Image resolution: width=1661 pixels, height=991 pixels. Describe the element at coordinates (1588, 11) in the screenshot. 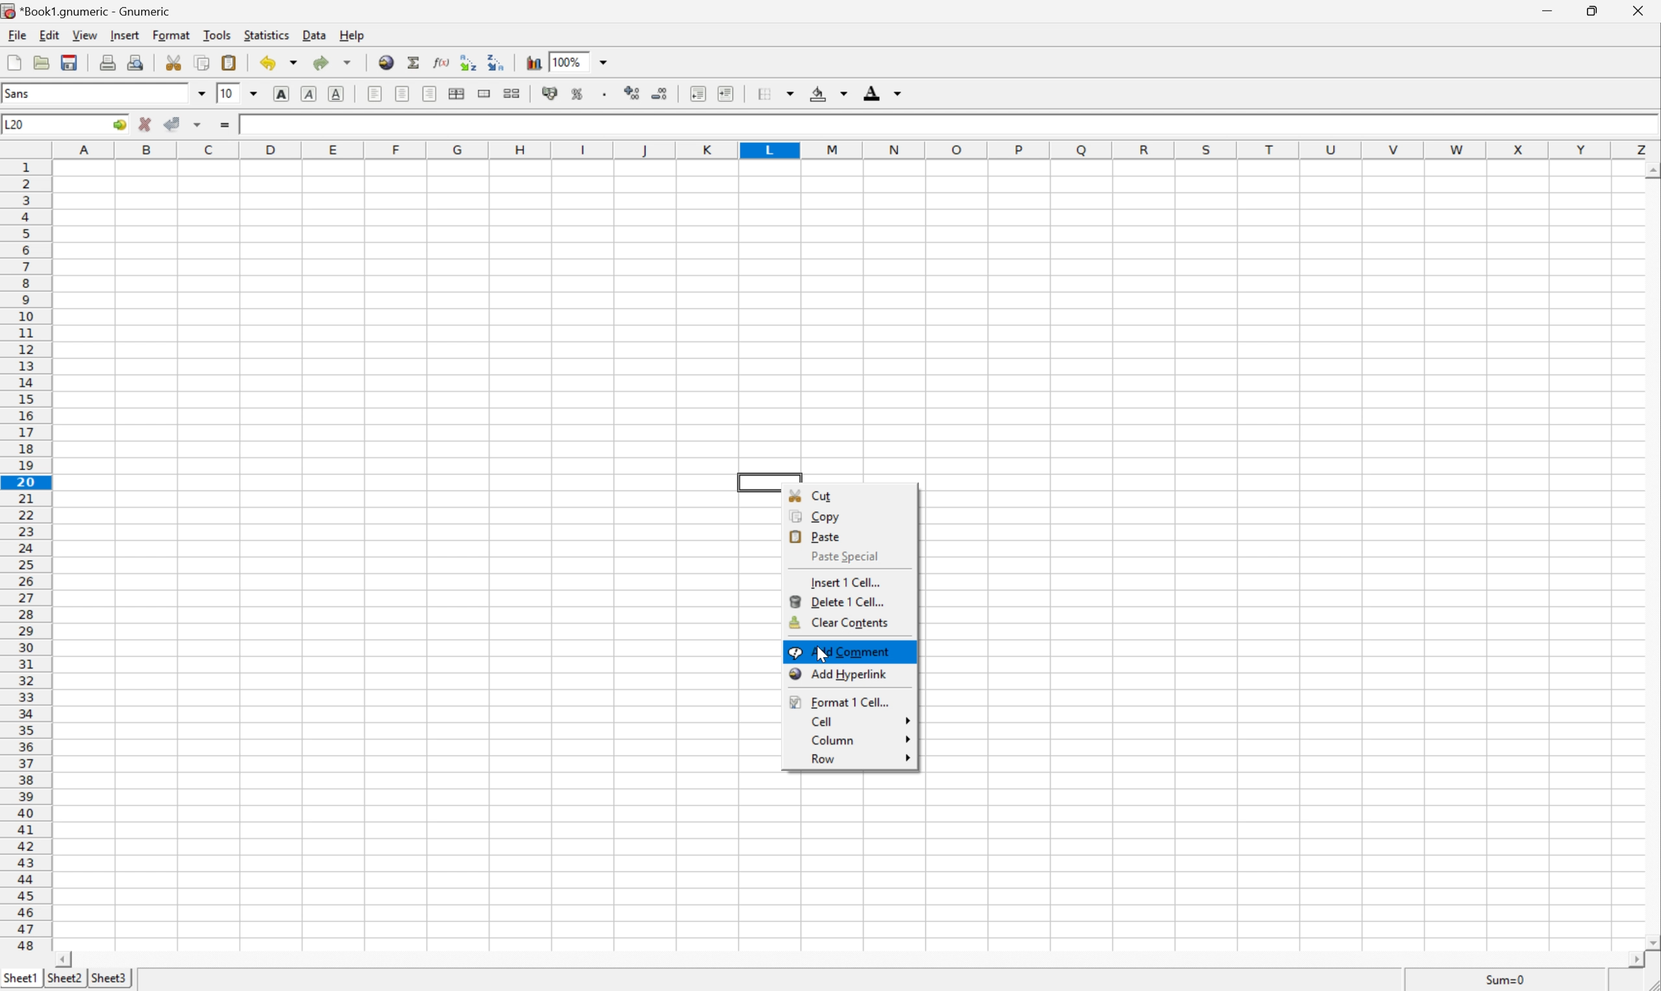

I see `Restore Down` at that location.